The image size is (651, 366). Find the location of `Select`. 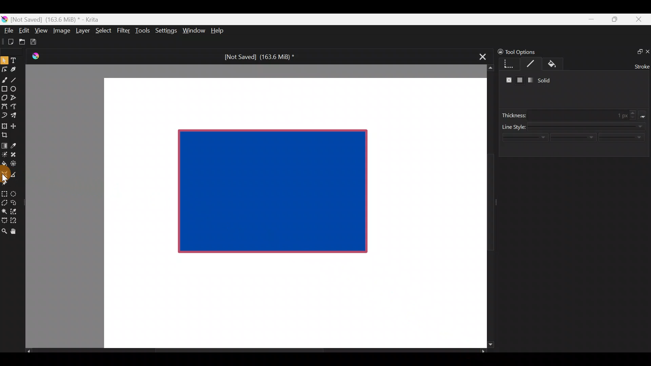

Select is located at coordinates (104, 30).